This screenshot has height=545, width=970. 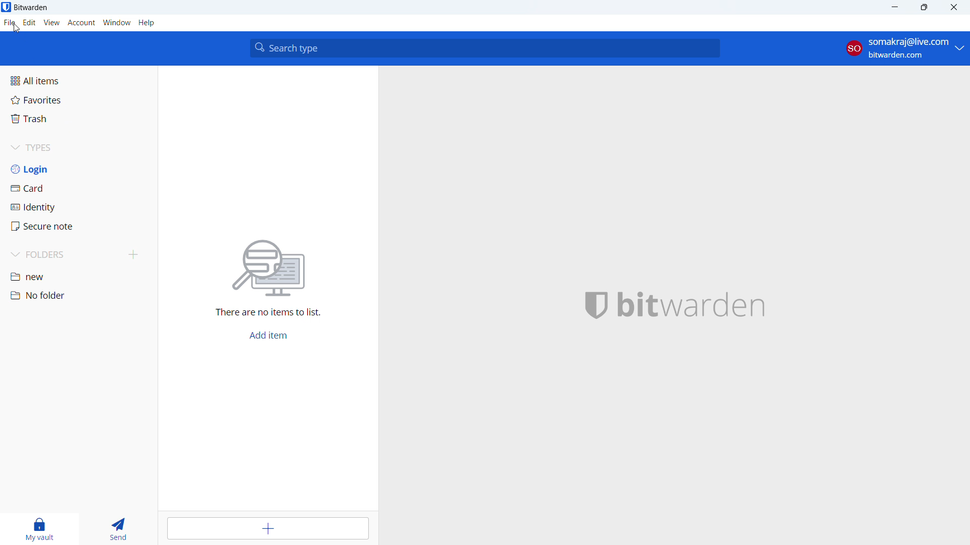 What do you see at coordinates (705, 306) in the screenshot?
I see `bitwarden ` at bounding box center [705, 306].